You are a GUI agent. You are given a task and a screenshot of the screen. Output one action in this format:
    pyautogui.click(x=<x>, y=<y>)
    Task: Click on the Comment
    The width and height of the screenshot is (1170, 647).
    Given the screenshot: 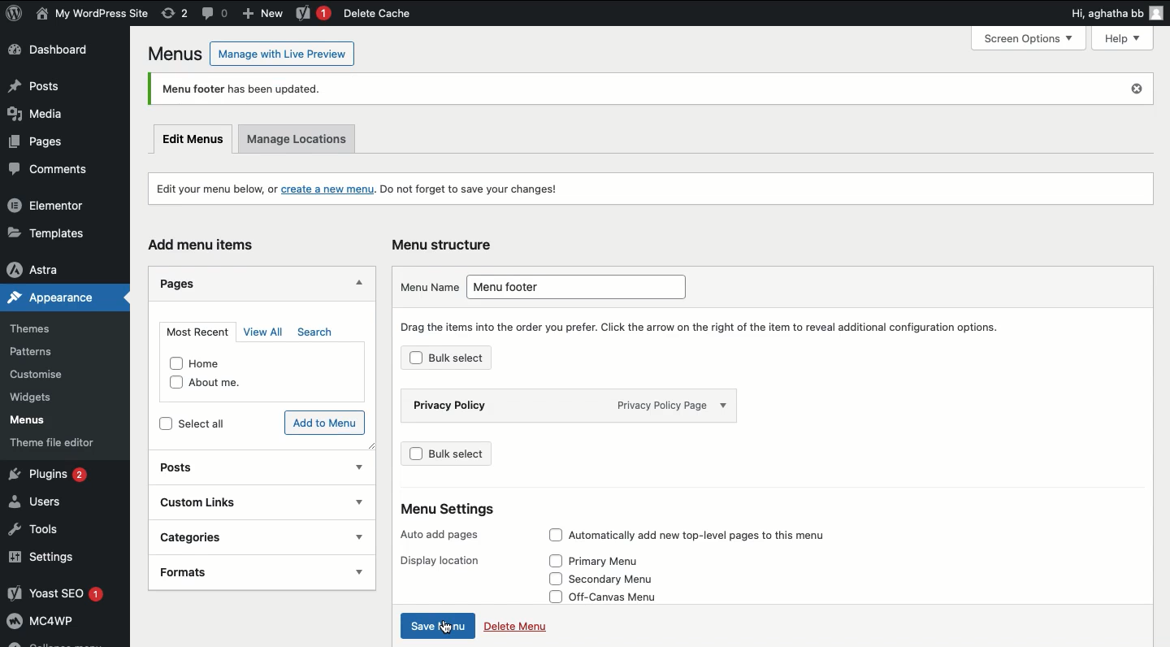 What is the action you would take?
    pyautogui.click(x=215, y=12)
    